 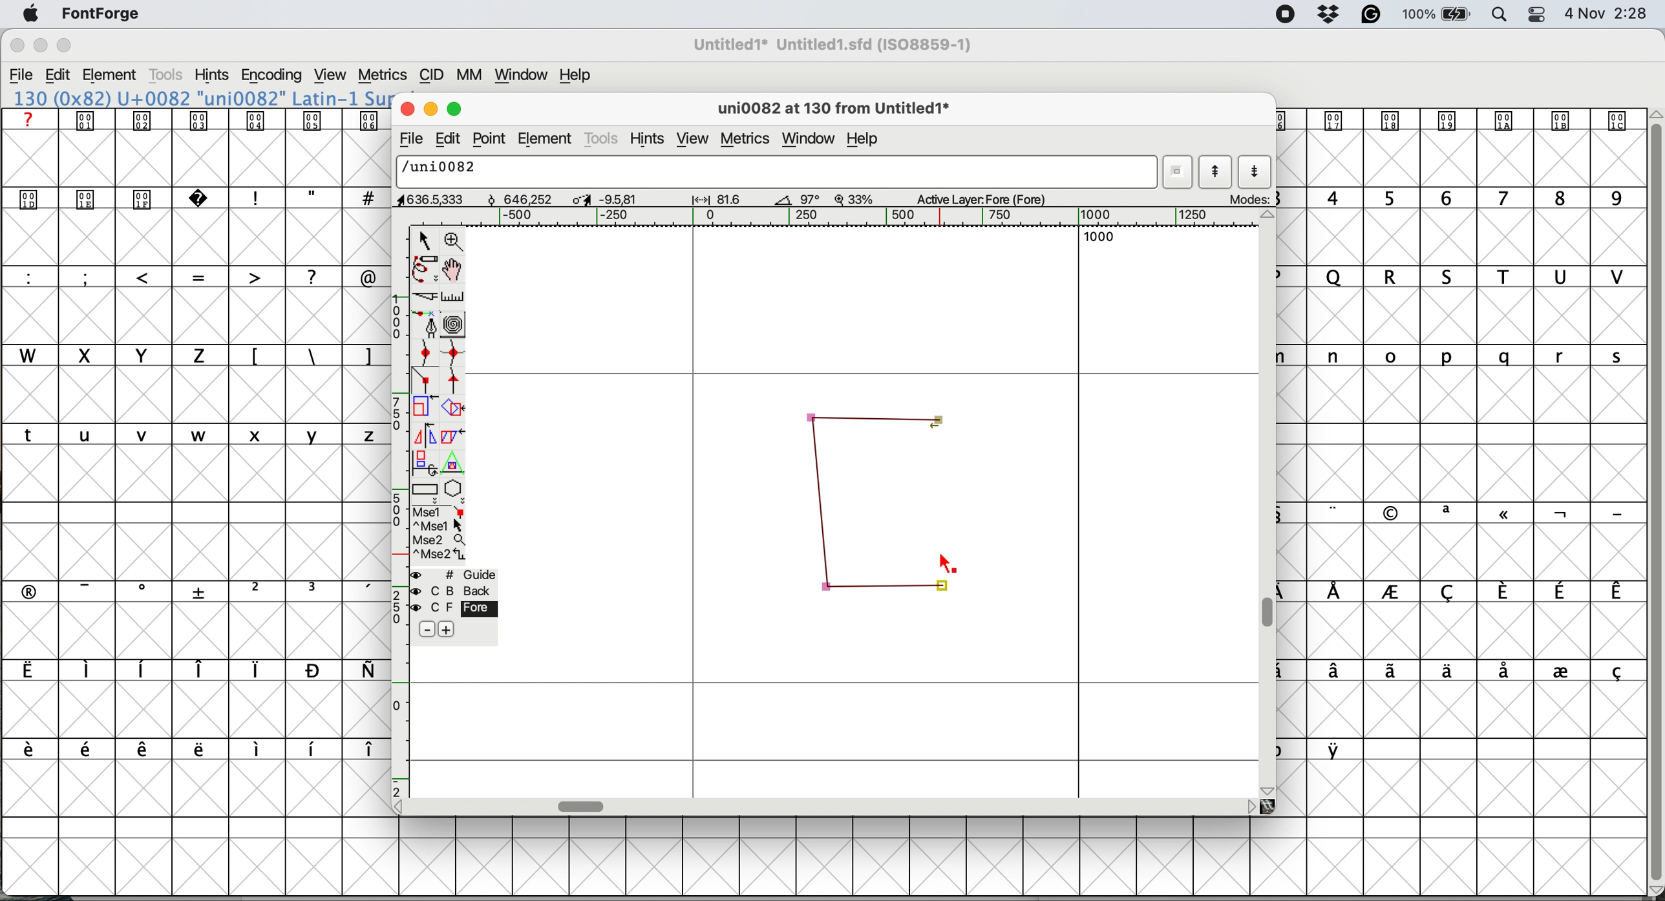 What do you see at coordinates (1472, 356) in the screenshot?
I see `lowercase letters` at bounding box center [1472, 356].